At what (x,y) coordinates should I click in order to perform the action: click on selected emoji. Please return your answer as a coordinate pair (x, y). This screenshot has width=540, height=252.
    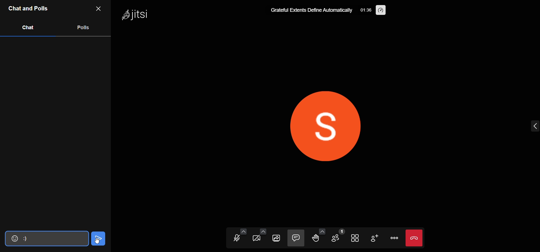
    Looking at the image, I should click on (52, 239).